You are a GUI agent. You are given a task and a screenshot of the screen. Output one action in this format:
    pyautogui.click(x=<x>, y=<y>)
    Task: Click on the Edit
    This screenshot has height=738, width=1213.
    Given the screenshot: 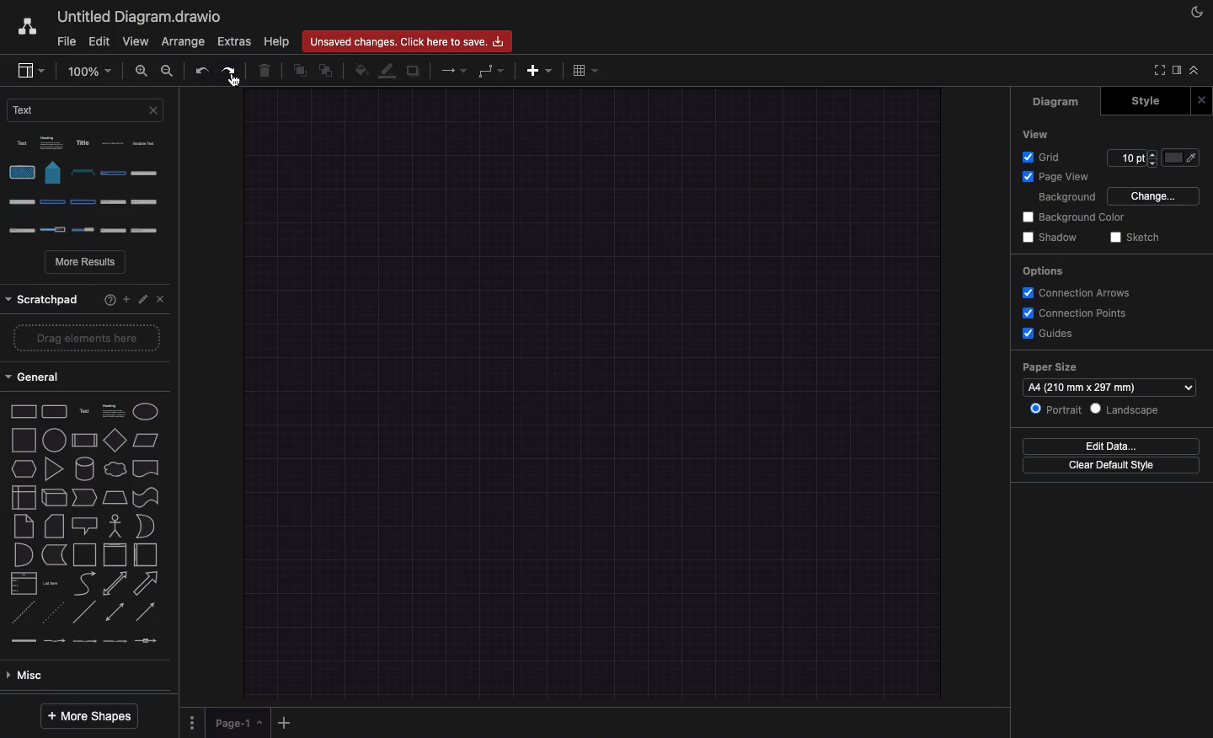 What is the action you would take?
    pyautogui.click(x=142, y=296)
    